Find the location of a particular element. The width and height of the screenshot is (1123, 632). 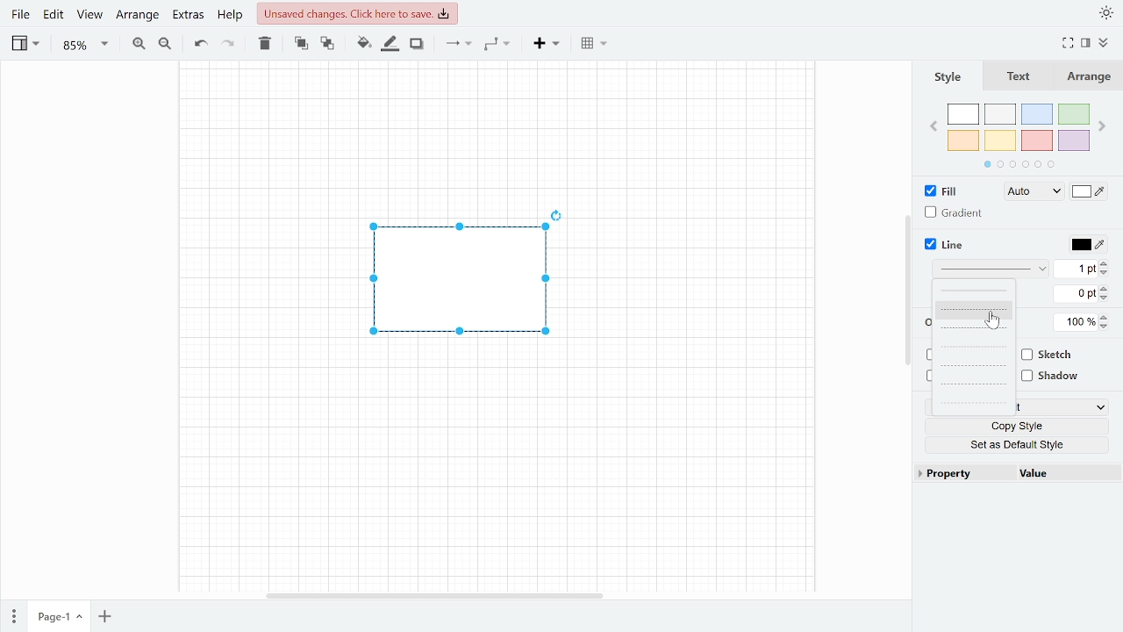

simple is located at coordinates (975, 291).